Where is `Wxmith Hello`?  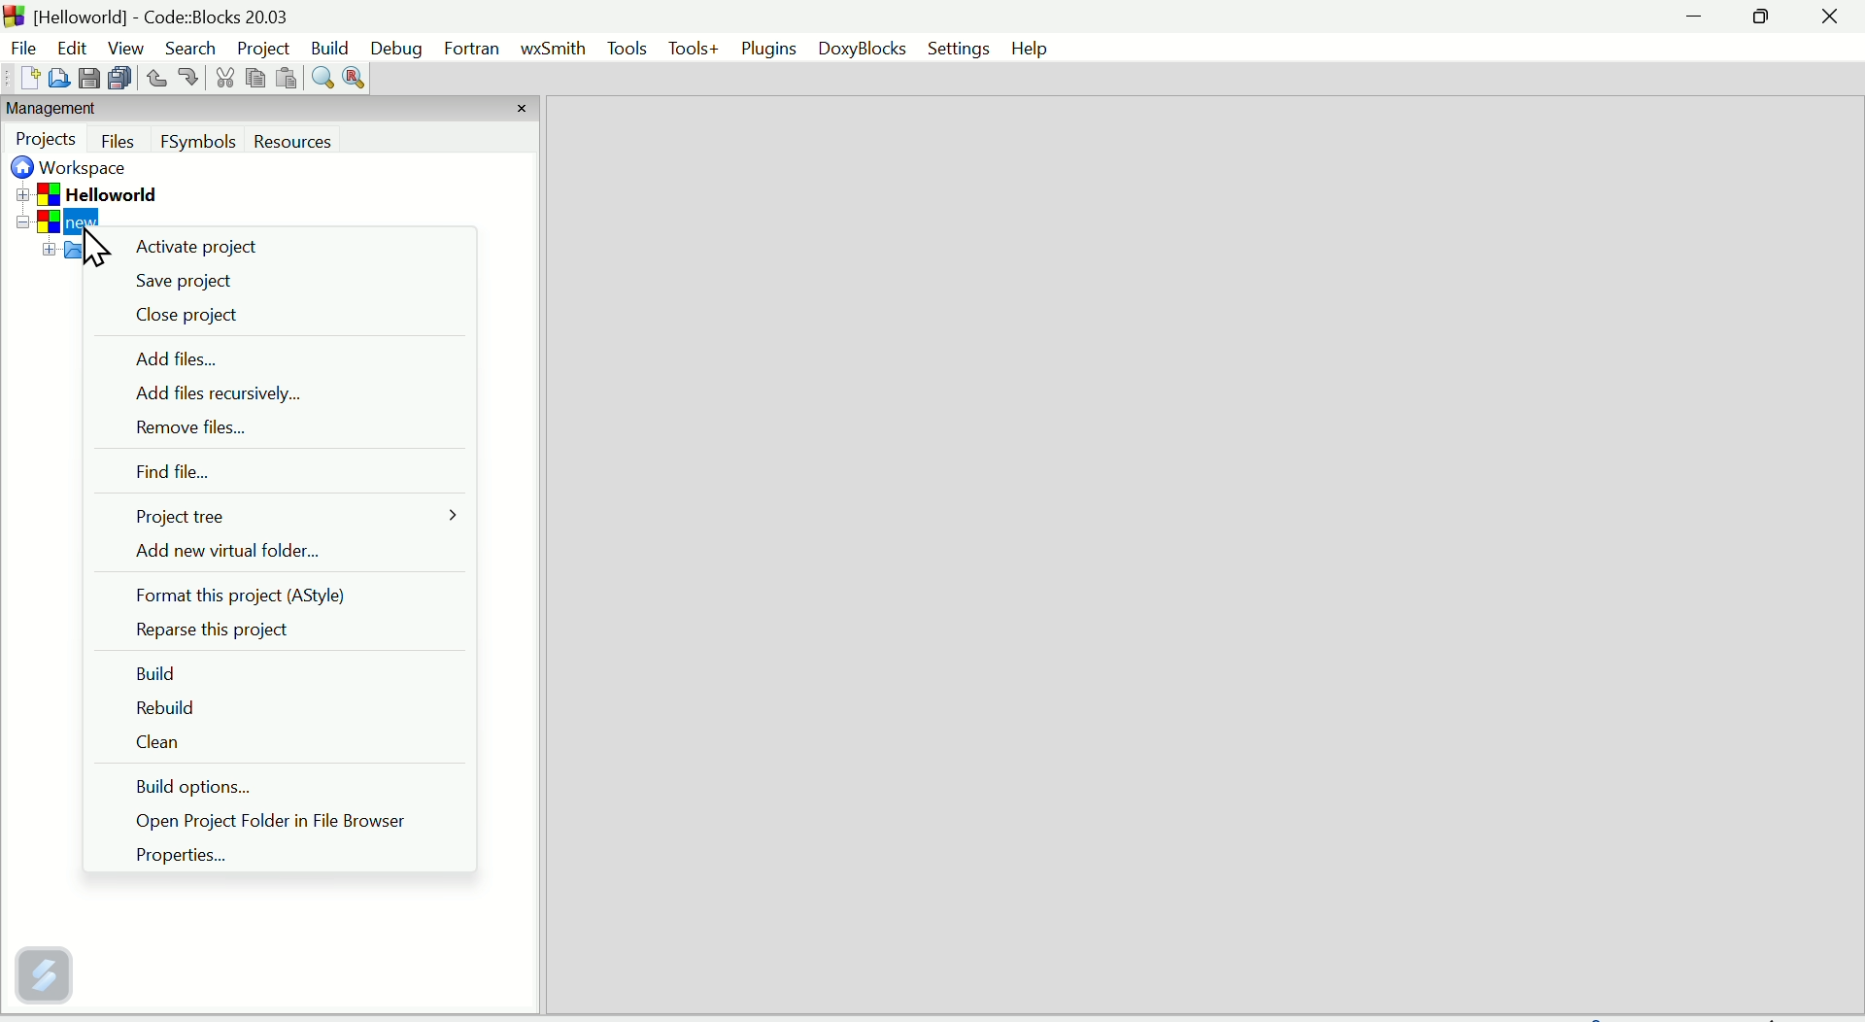
Wxmith Hello is located at coordinates (555, 54).